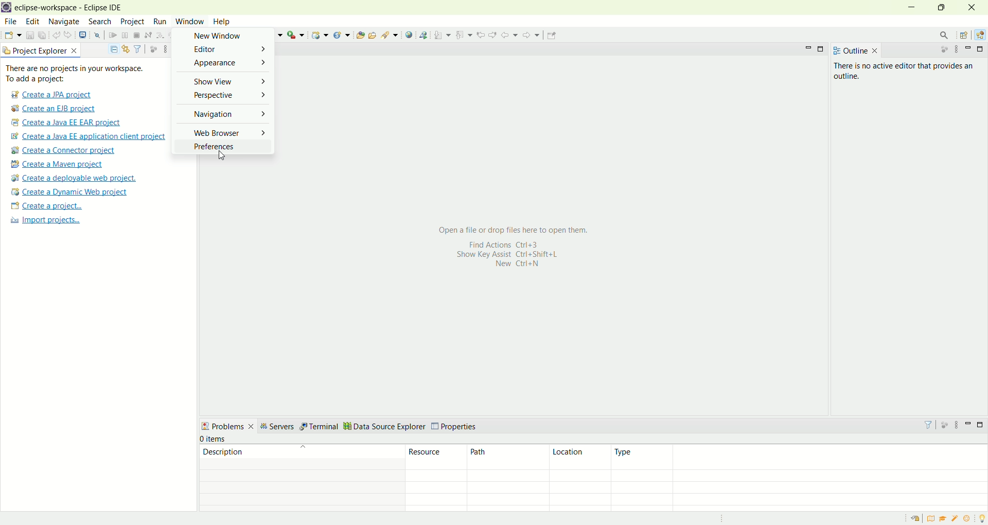 The width and height of the screenshot is (988, 525). I want to click on create a Java EE application client project, so click(88, 138).